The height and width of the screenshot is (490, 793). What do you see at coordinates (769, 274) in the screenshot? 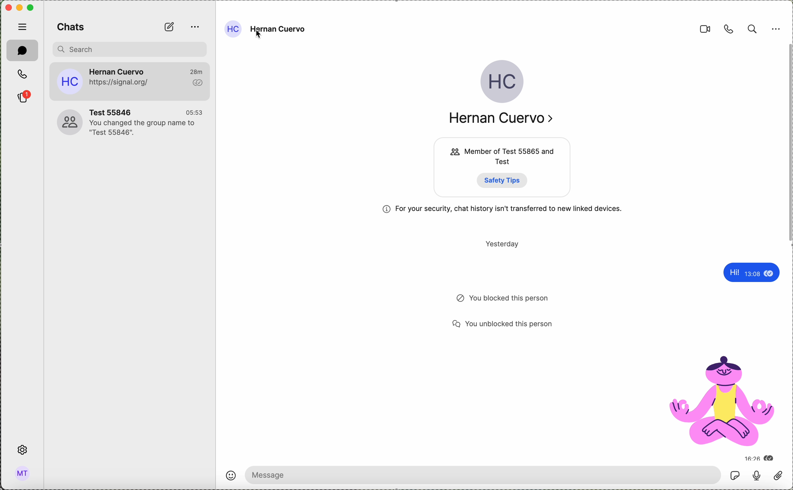
I see `seen` at bounding box center [769, 274].